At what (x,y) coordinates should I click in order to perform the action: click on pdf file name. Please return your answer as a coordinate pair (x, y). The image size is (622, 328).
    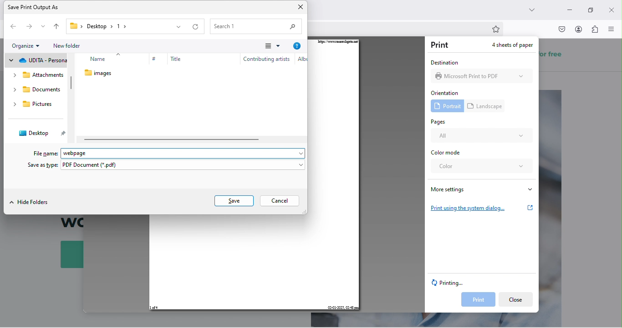
    Looking at the image, I should click on (186, 151).